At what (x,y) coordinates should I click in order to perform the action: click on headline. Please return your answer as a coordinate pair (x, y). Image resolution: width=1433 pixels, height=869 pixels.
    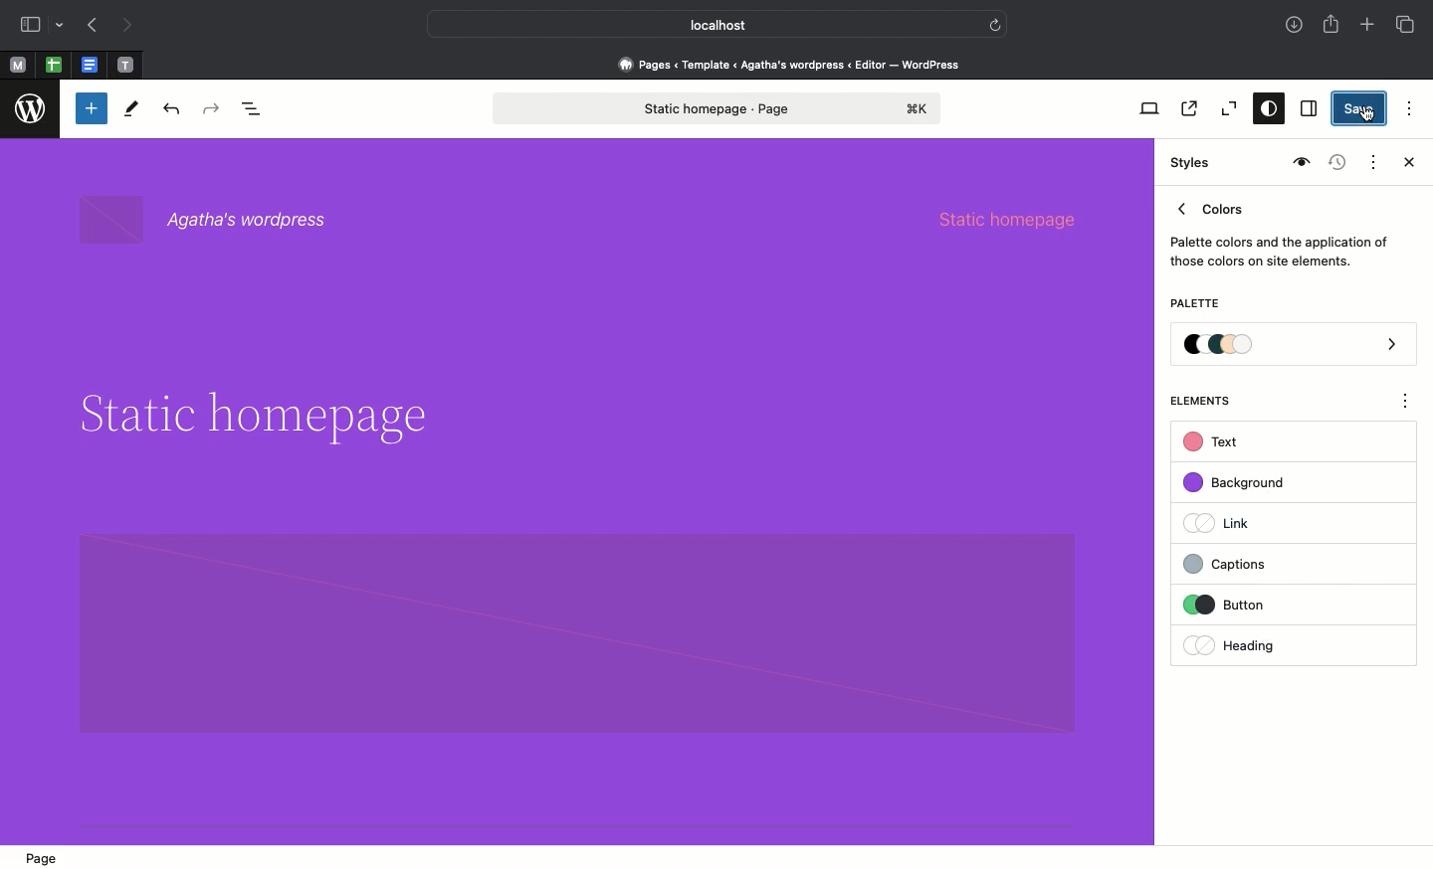
    Looking at the image, I should click on (251, 416).